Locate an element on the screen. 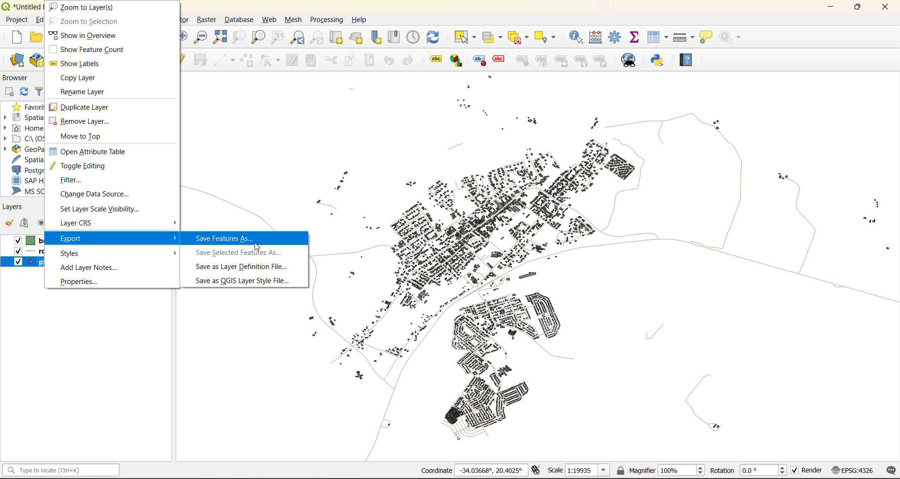 The image size is (900, 479). rotation is located at coordinates (749, 471).